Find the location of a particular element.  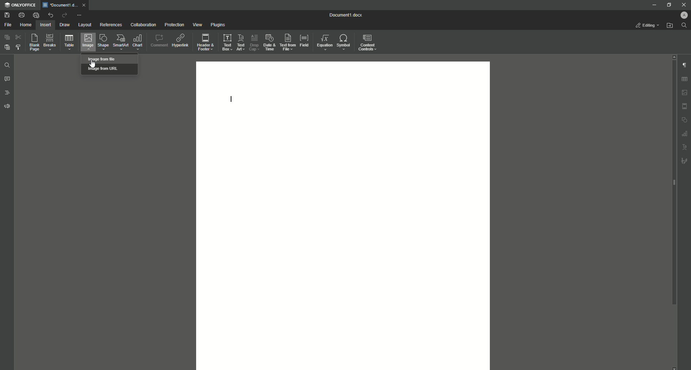

Equation is located at coordinates (324, 43).